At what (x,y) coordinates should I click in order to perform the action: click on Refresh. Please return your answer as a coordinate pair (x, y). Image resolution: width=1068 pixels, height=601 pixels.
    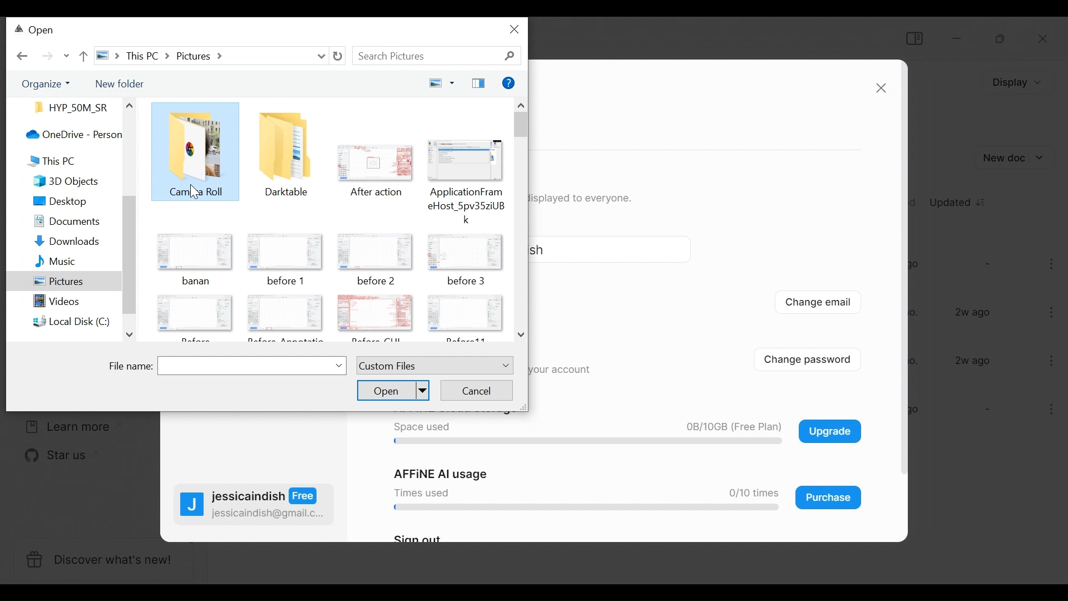
    Looking at the image, I should click on (338, 56).